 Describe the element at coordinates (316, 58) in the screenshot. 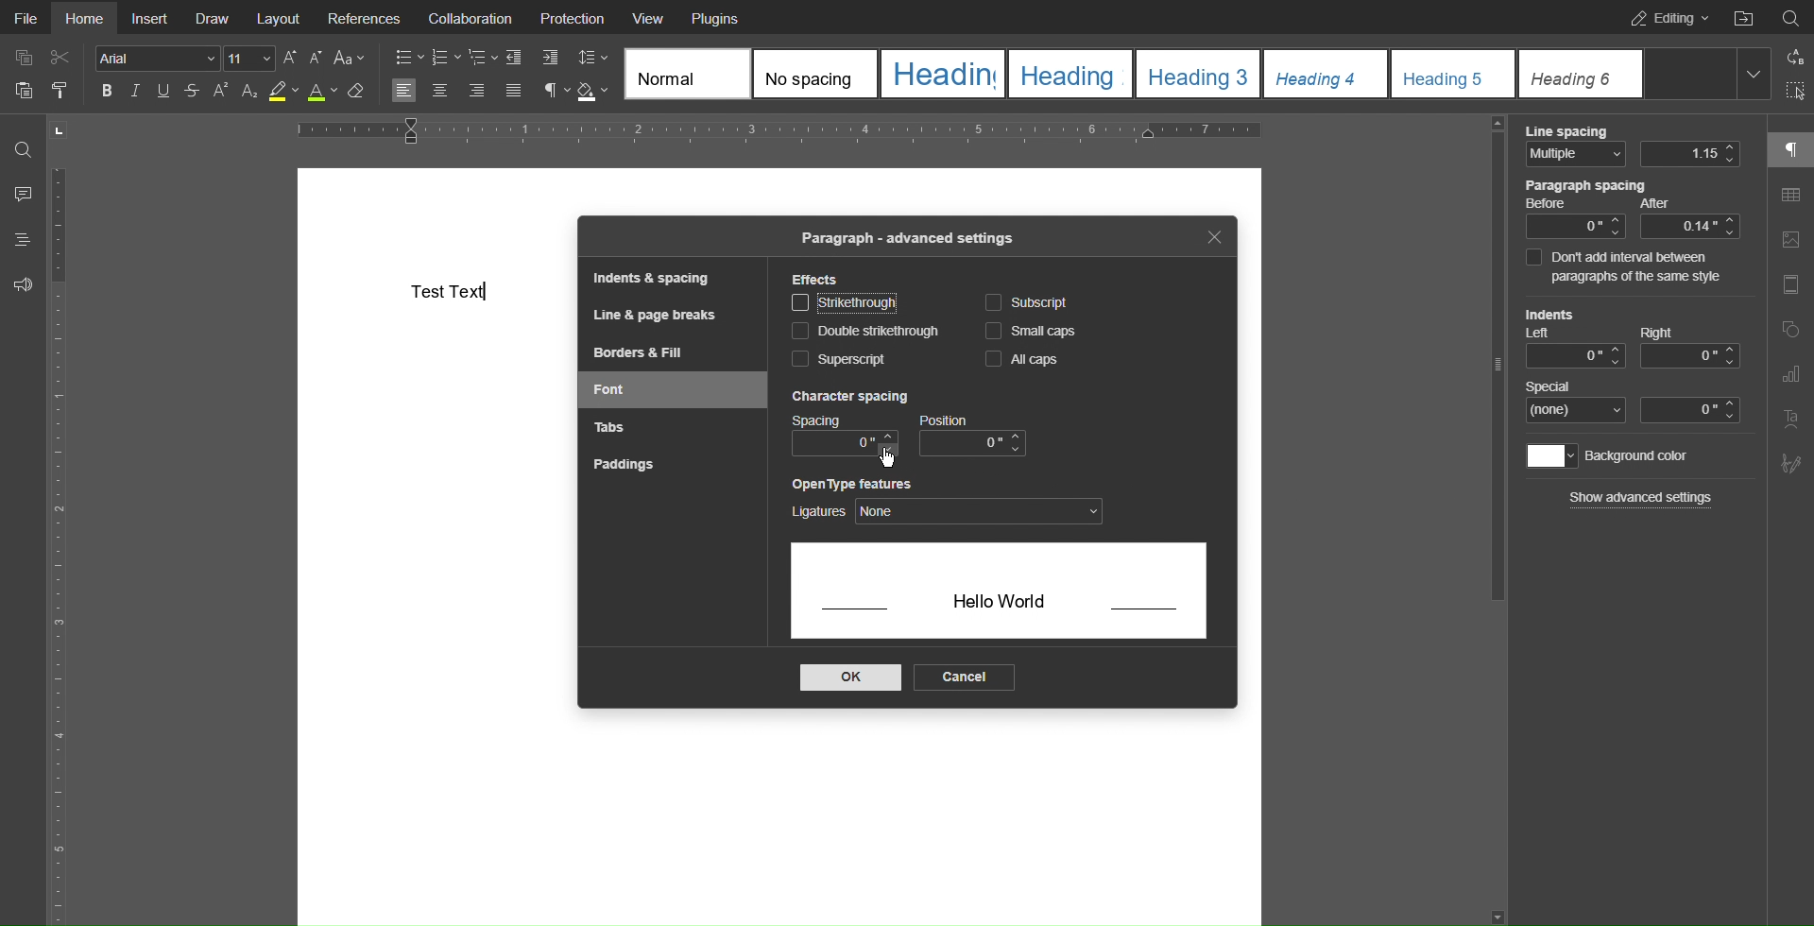

I see `Decrease Size` at that location.